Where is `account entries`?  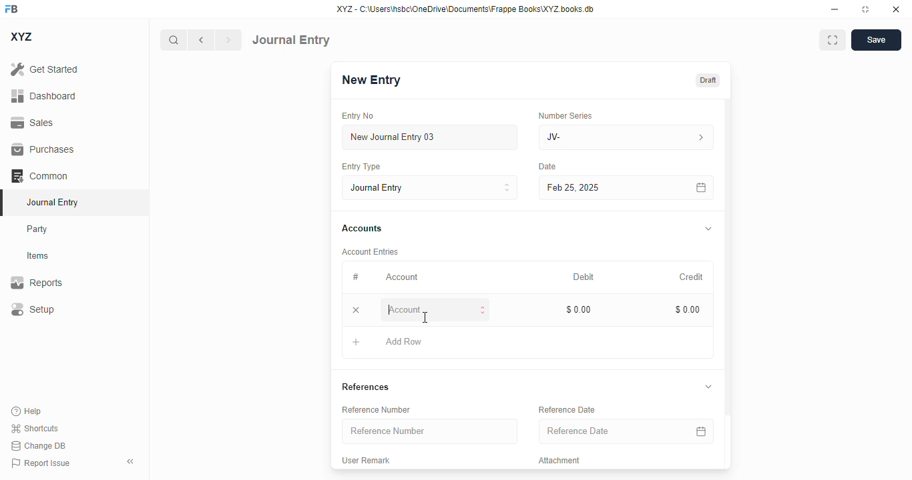
account entries is located at coordinates (370, 251).